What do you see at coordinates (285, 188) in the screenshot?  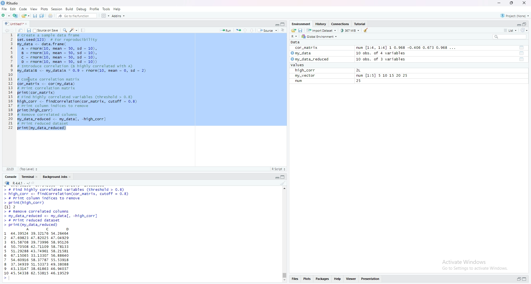 I see `scroll up` at bounding box center [285, 188].